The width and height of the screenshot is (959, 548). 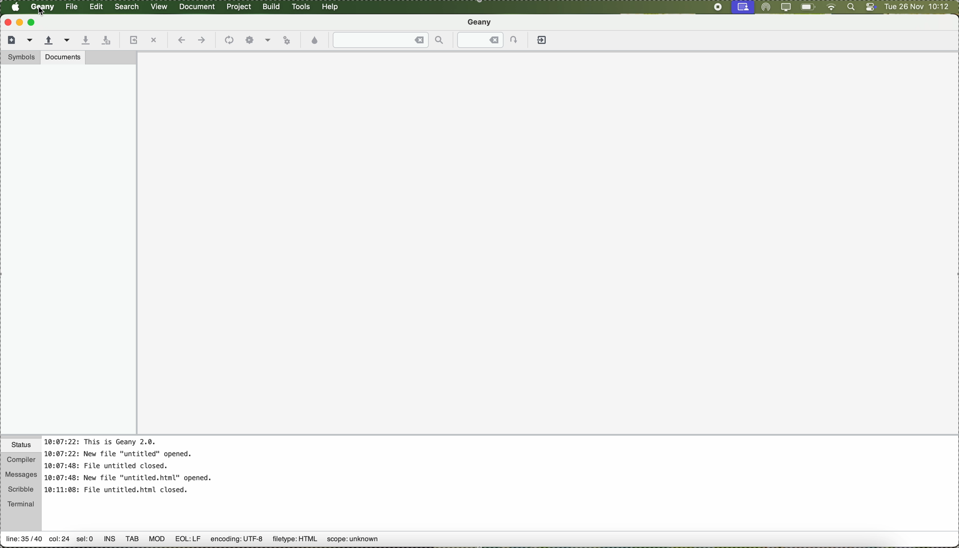 I want to click on INS, so click(x=109, y=540).